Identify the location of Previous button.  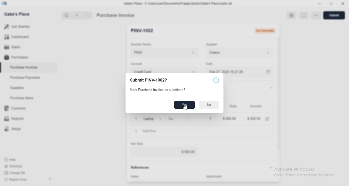
(77, 15).